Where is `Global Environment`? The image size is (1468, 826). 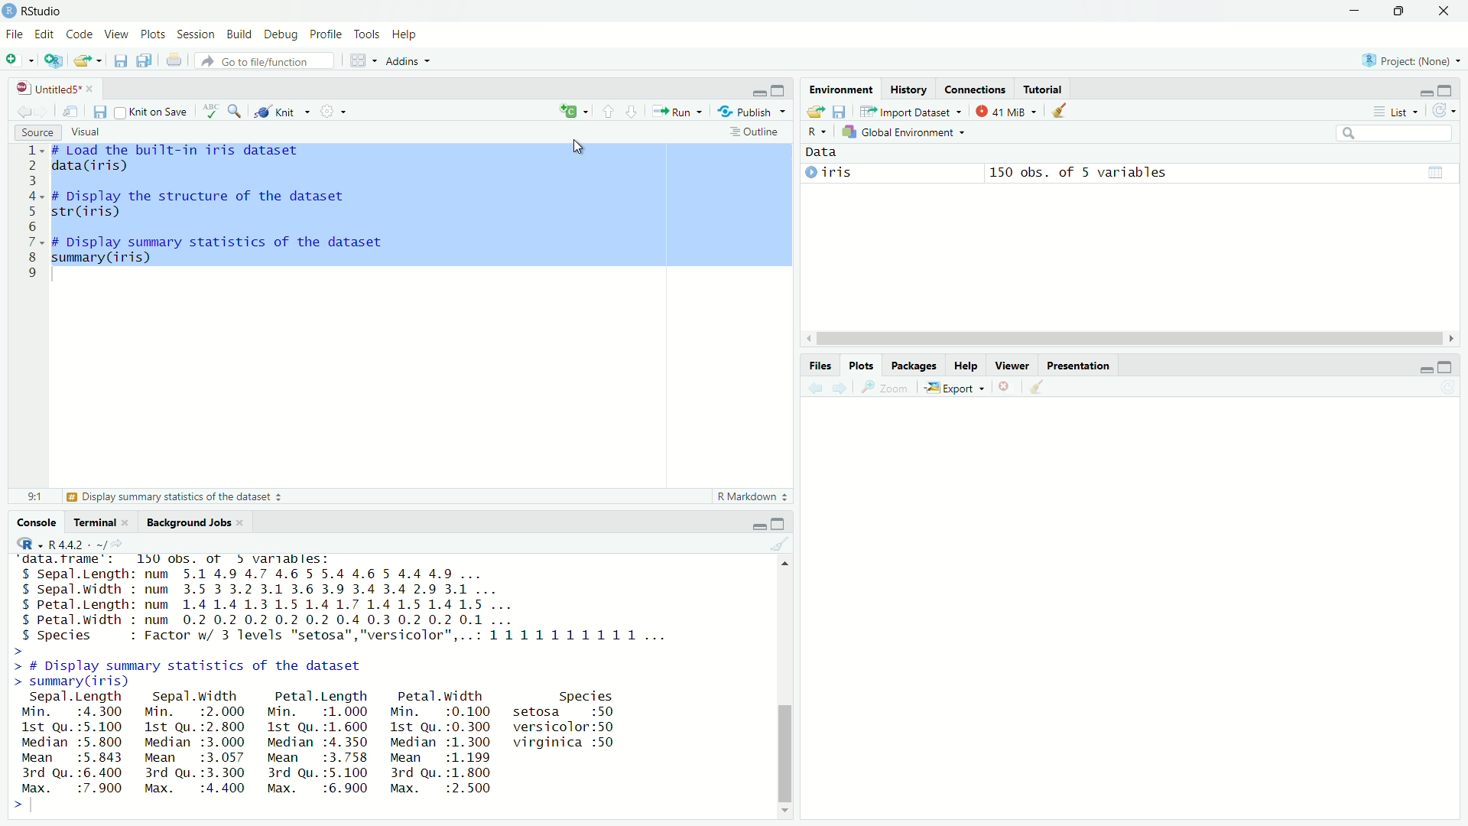
Global Environment is located at coordinates (902, 132).